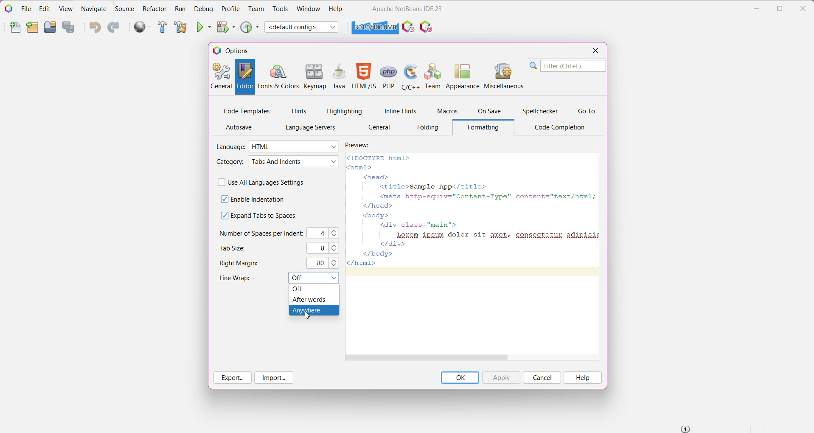 The image size is (814, 433). I want to click on Right Margins, so click(241, 264).